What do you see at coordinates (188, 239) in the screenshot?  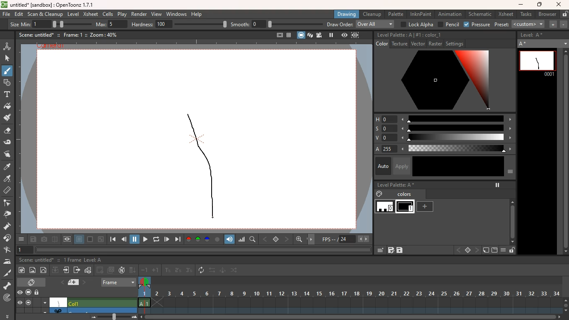 I see `red` at bounding box center [188, 239].